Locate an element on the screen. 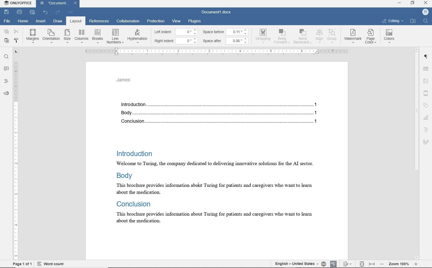 This screenshot has width=432, height=268. 0 is located at coordinates (187, 32).